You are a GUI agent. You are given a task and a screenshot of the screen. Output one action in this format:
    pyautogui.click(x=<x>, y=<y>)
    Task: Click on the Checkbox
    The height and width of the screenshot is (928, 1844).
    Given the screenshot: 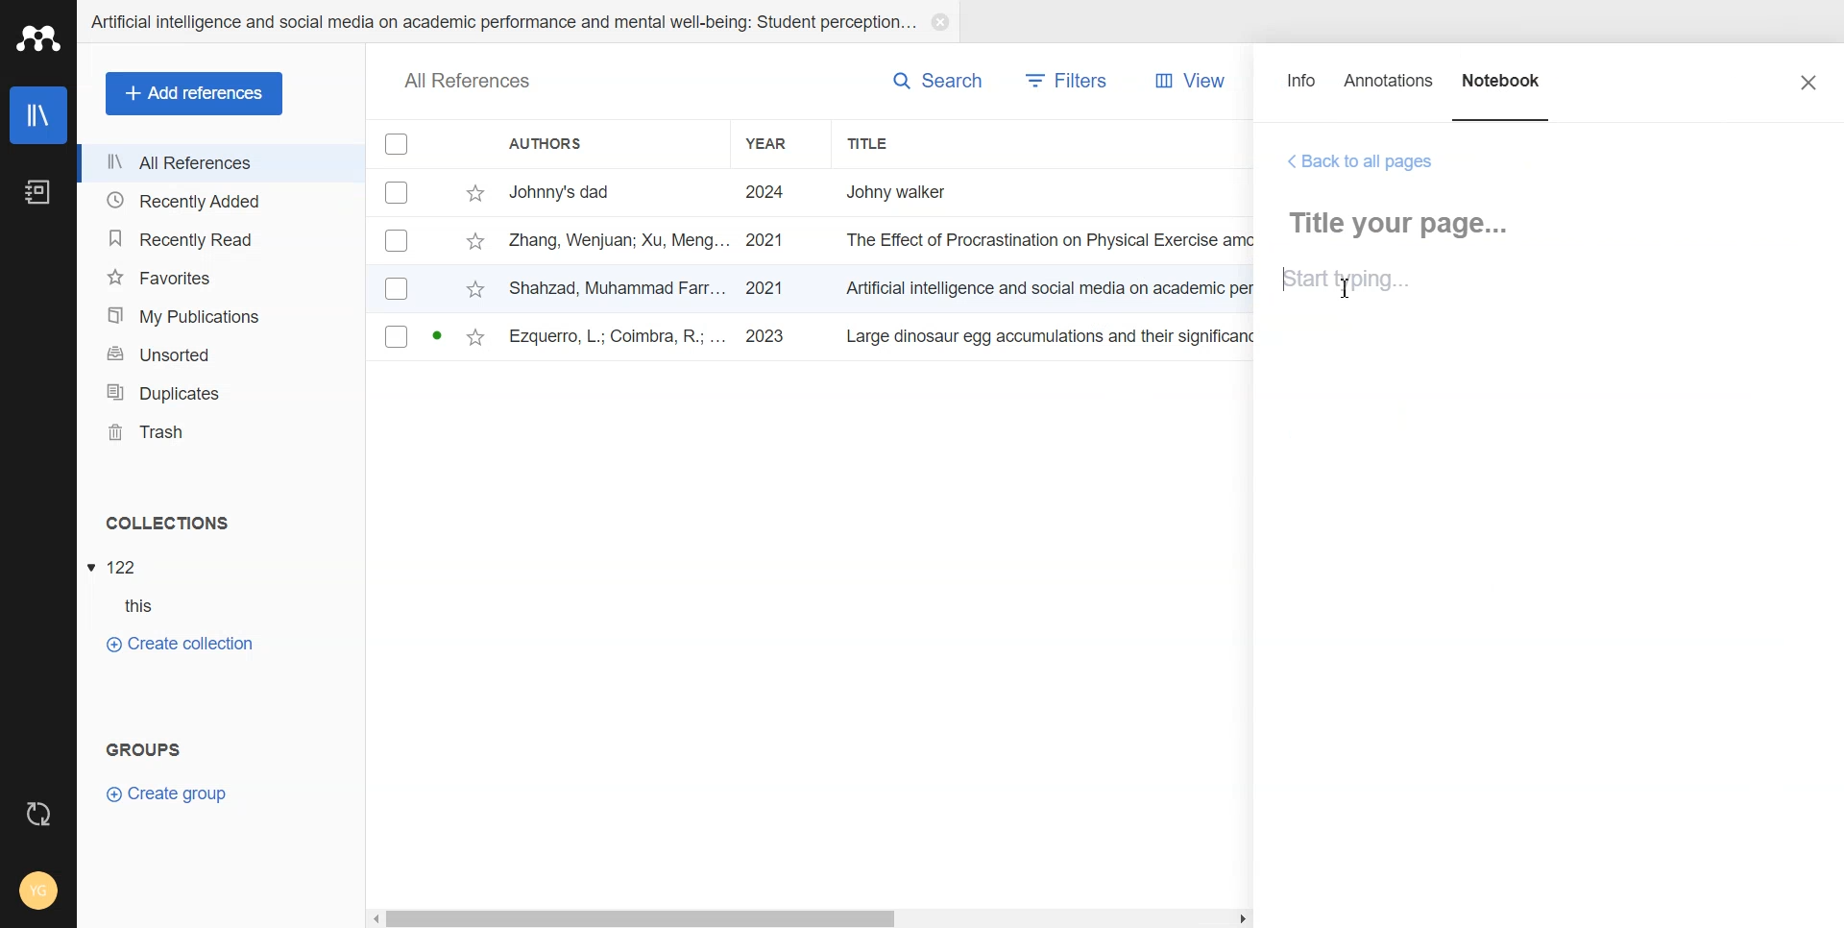 What is the action you would take?
    pyautogui.click(x=399, y=143)
    